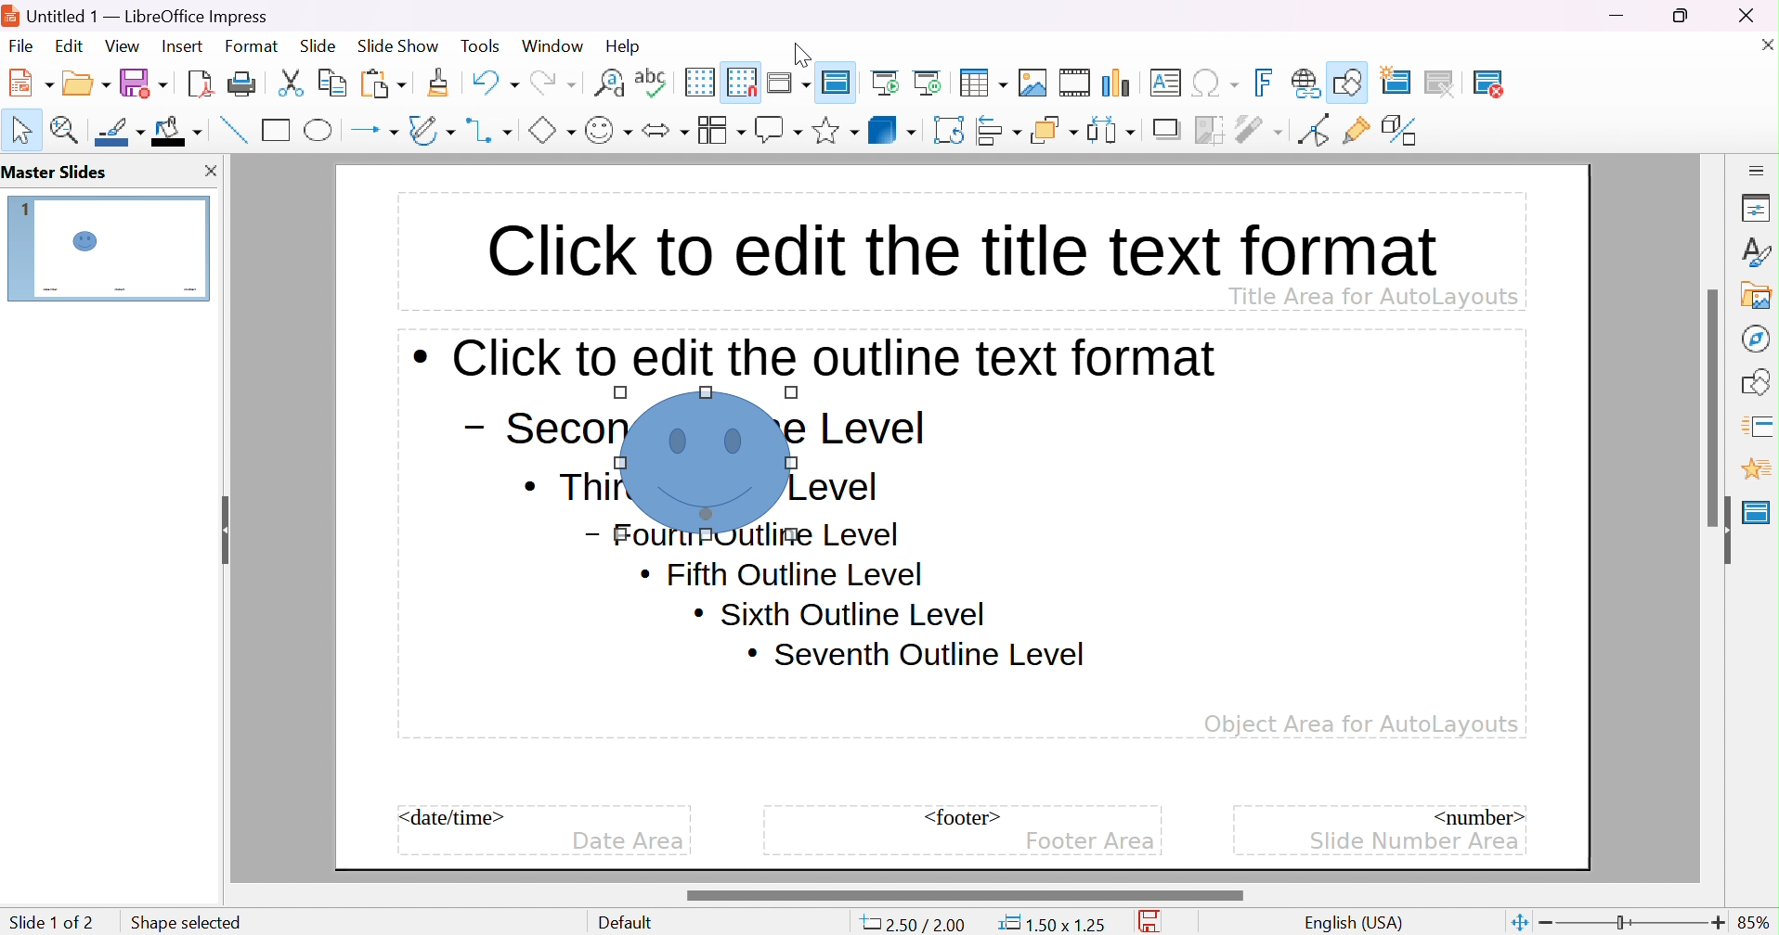  What do you see at coordinates (1757, 210) in the screenshot?
I see `properties` at bounding box center [1757, 210].